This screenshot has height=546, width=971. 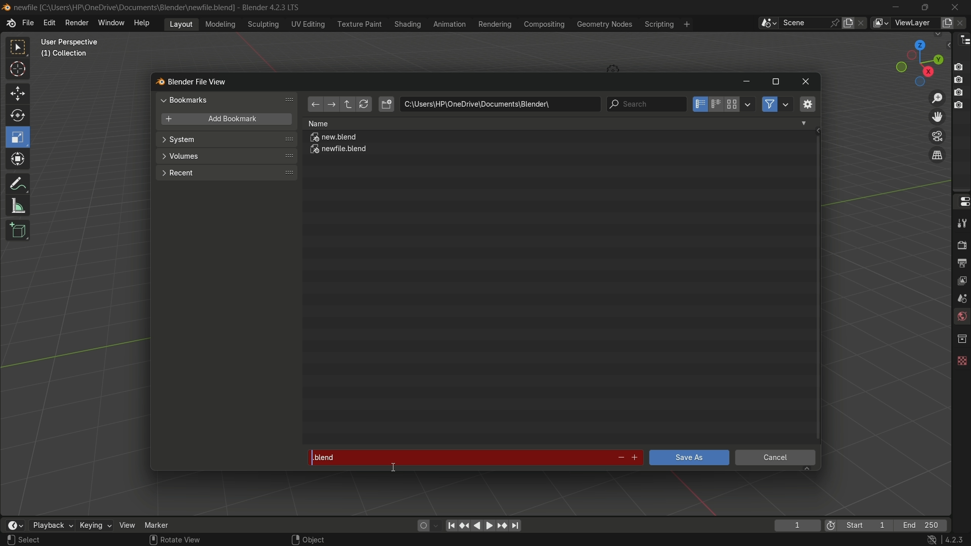 I want to click on blender file view, so click(x=199, y=81).